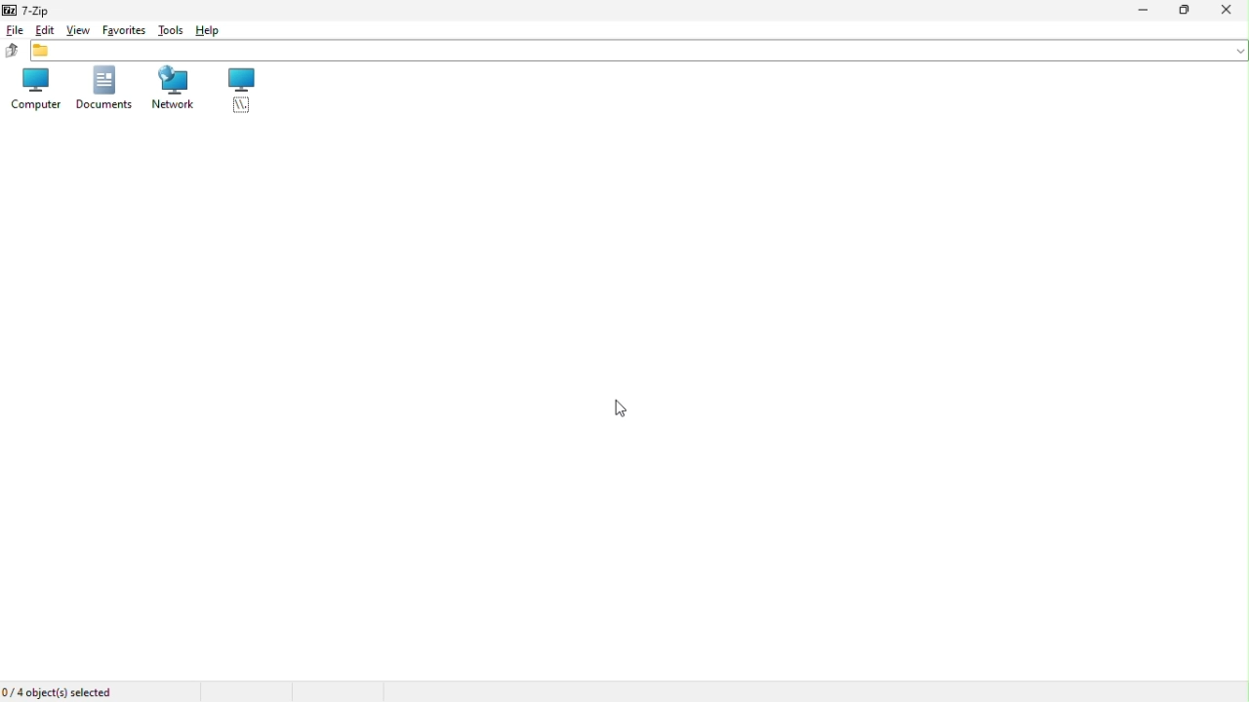 This screenshot has width=1249, height=702. Describe the element at coordinates (26, 10) in the screenshot. I see `7 zip` at that location.